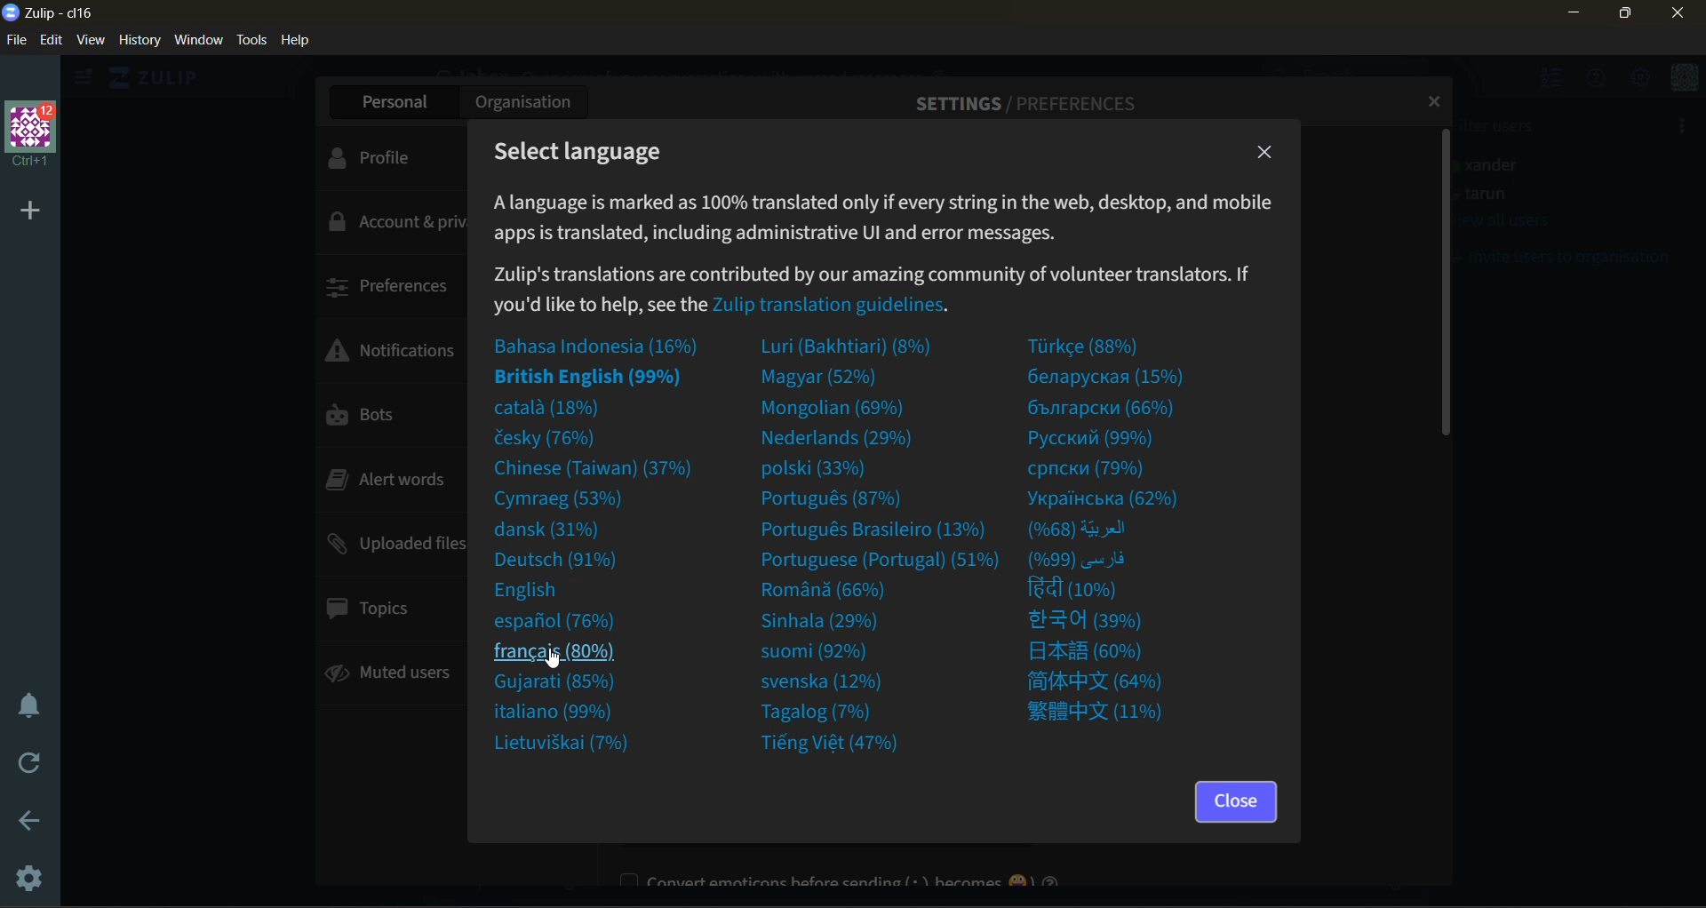 The width and height of the screenshot is (1706, 908). I want to click on british english, so click(585, 378).